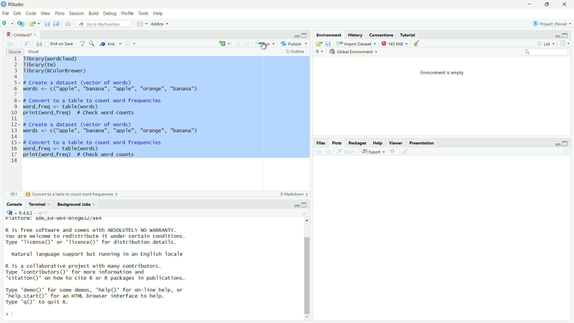 The height and width of the screenshot is (323, 574). Describe the element at coordinates (77, 204) in the screenshot. I see `Background Jobs` at that location.